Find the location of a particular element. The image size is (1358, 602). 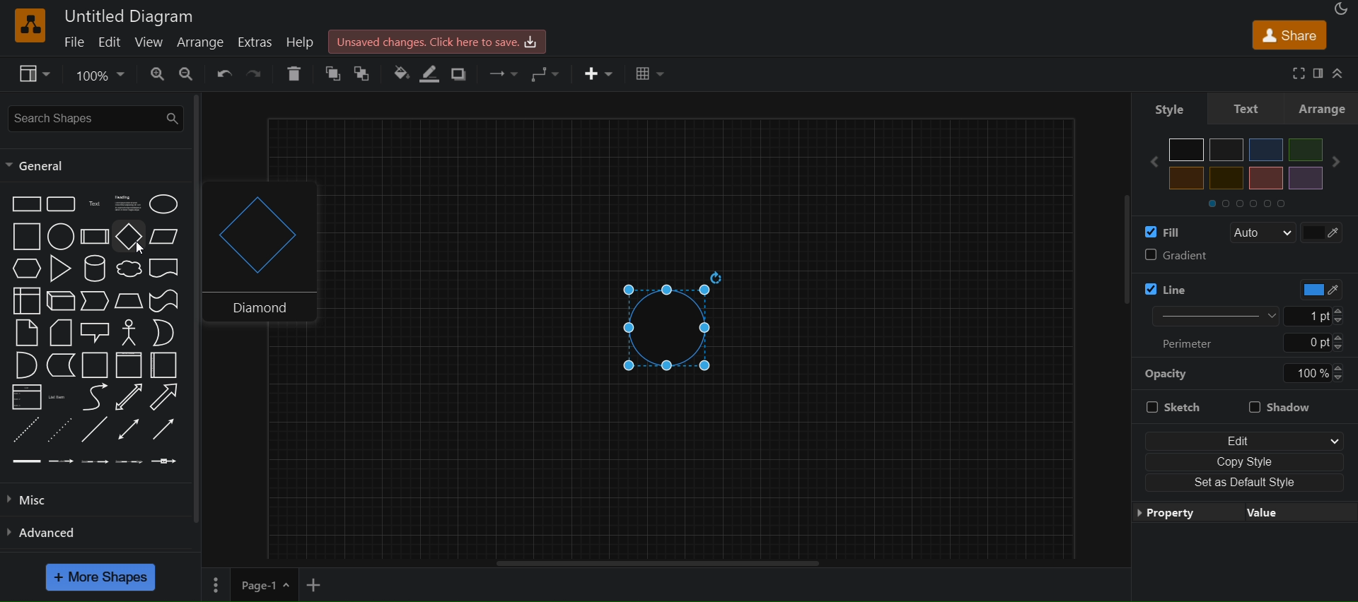

connector 3 is located at coordinates (93, 460).